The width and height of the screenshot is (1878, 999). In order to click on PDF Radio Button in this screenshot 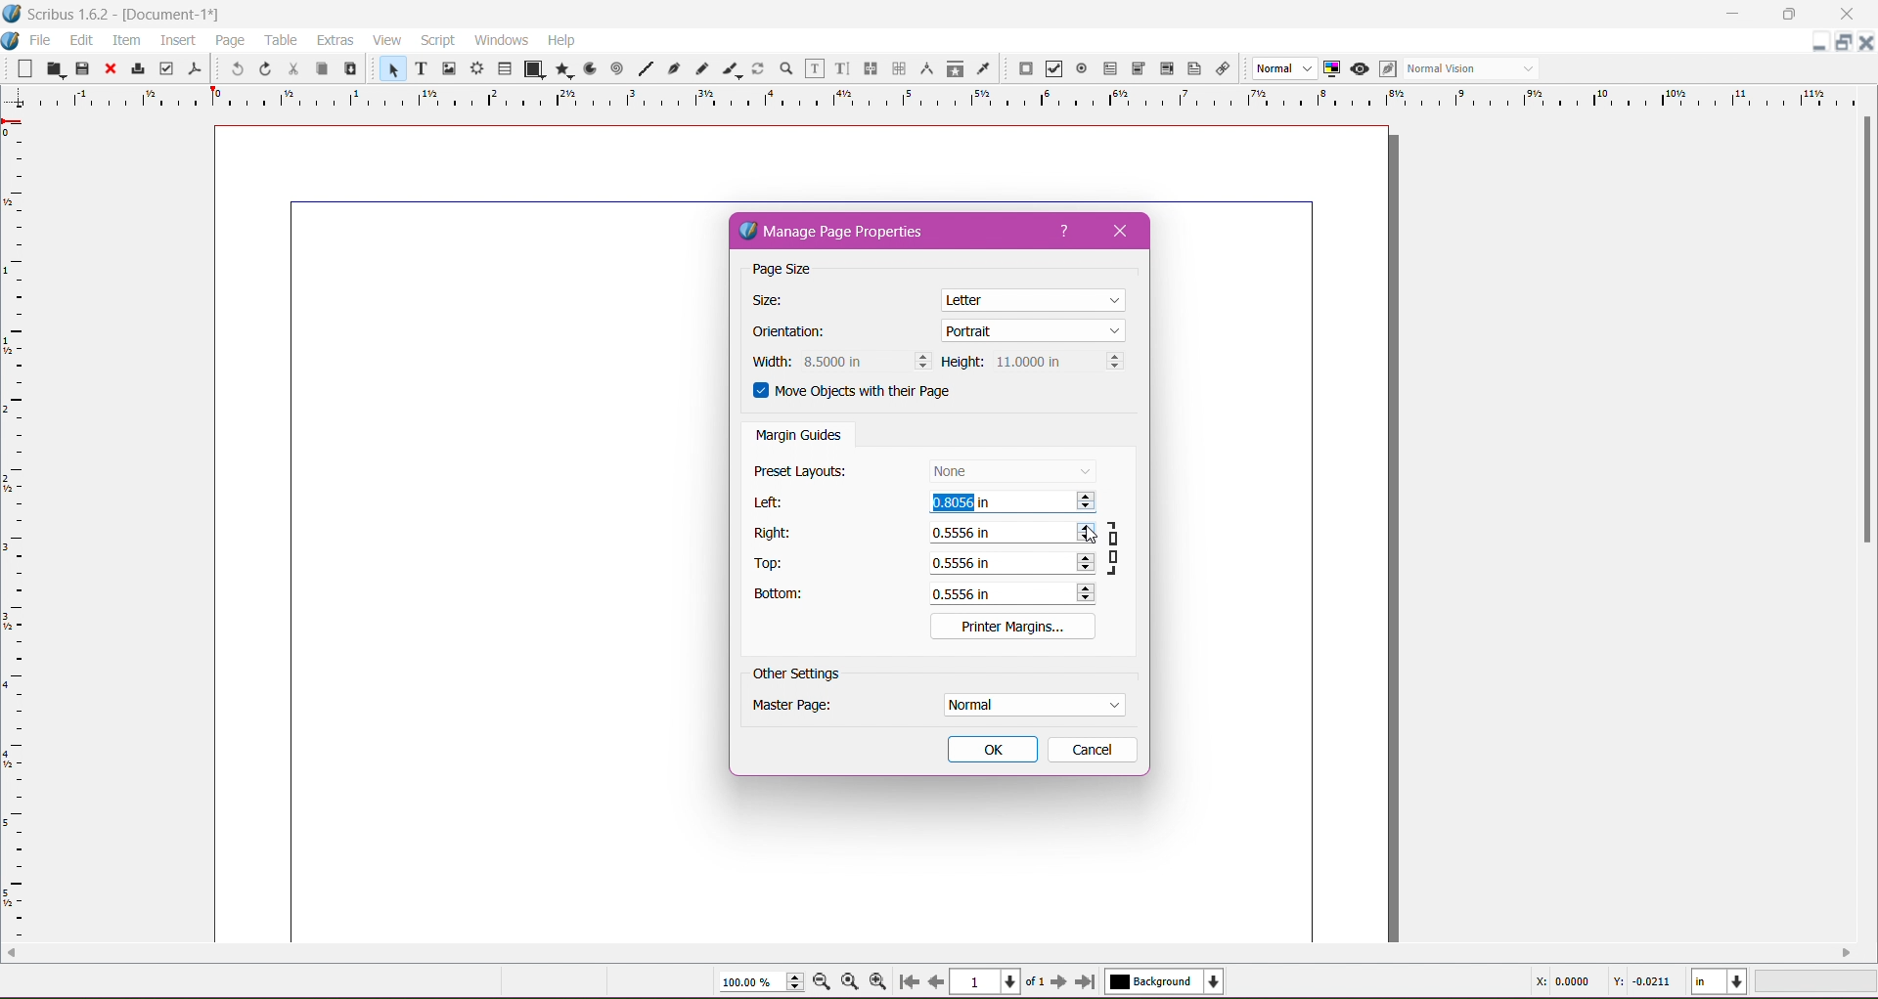, I will do `click(1082, 69)`.